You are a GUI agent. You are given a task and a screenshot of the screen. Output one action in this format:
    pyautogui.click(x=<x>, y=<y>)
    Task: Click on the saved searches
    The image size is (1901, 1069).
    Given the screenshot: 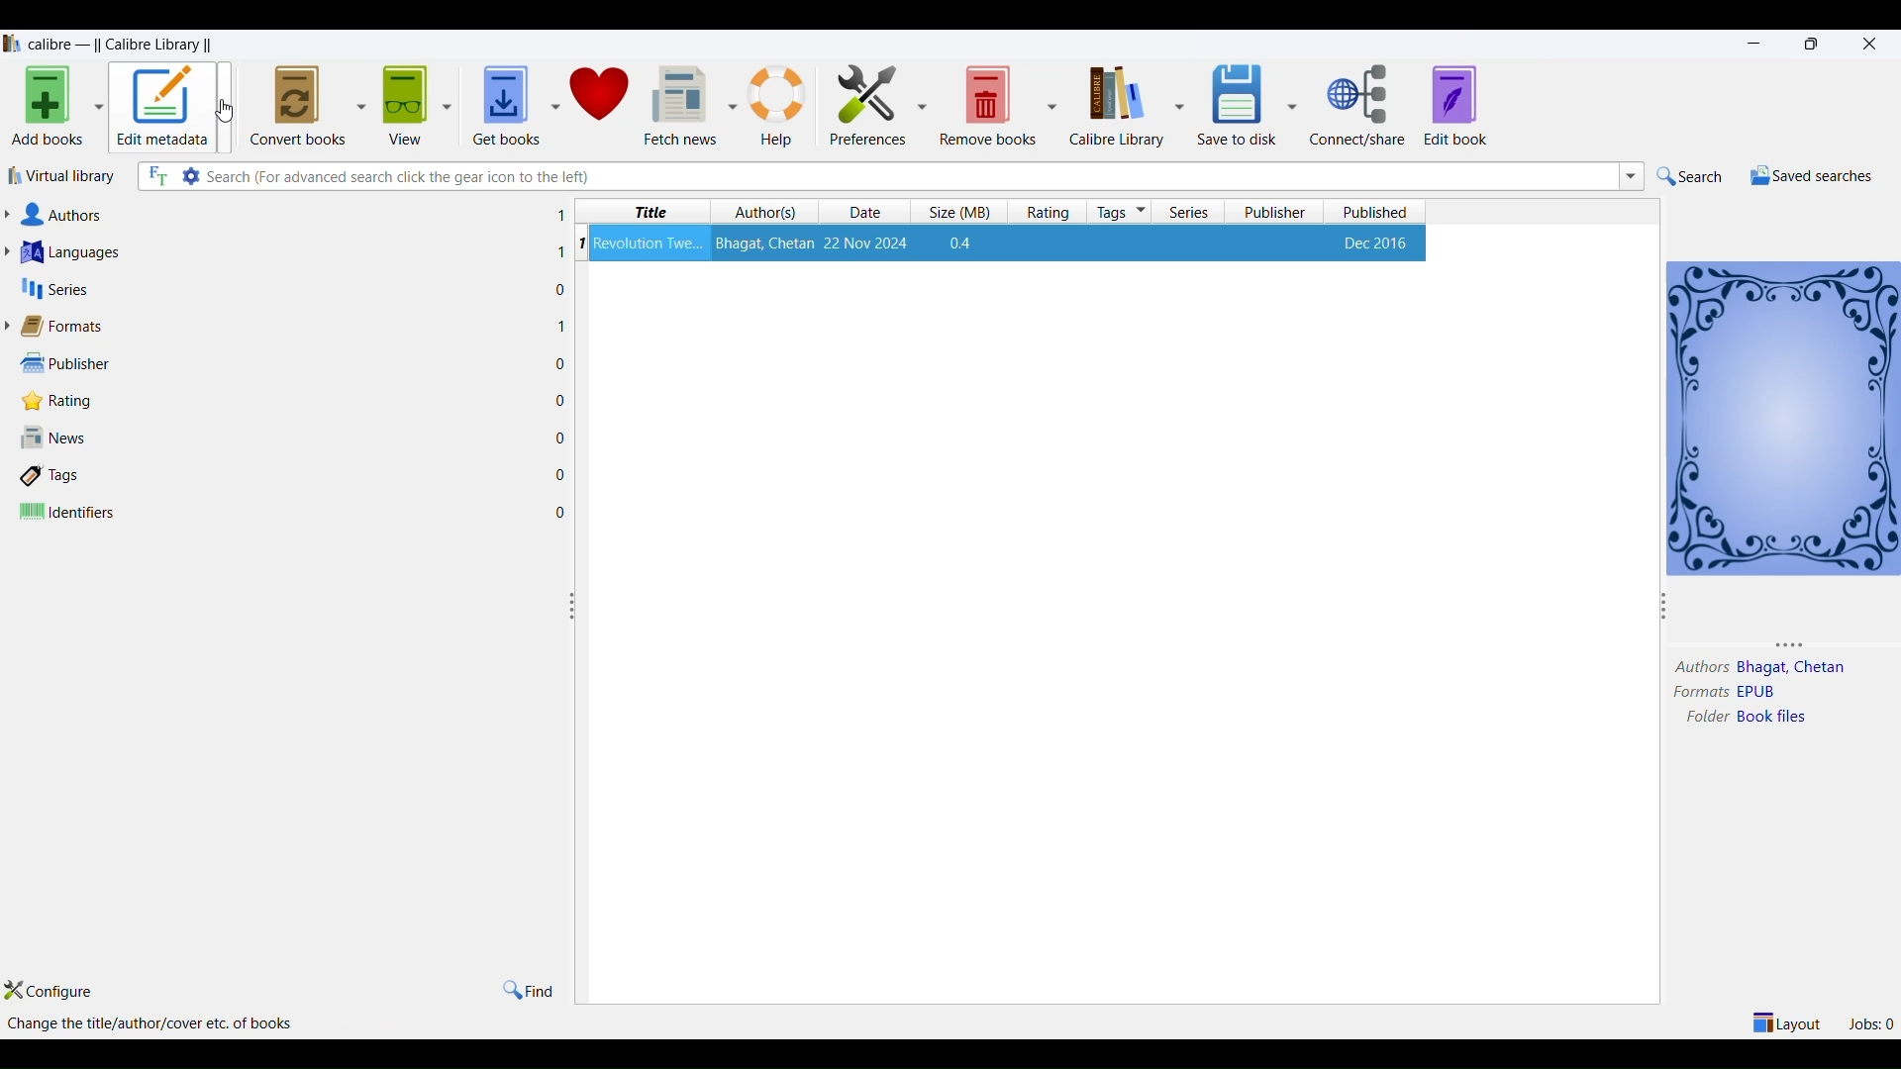 What is the action you would take?
    pyautogui.click(x=1807, y=174)
    